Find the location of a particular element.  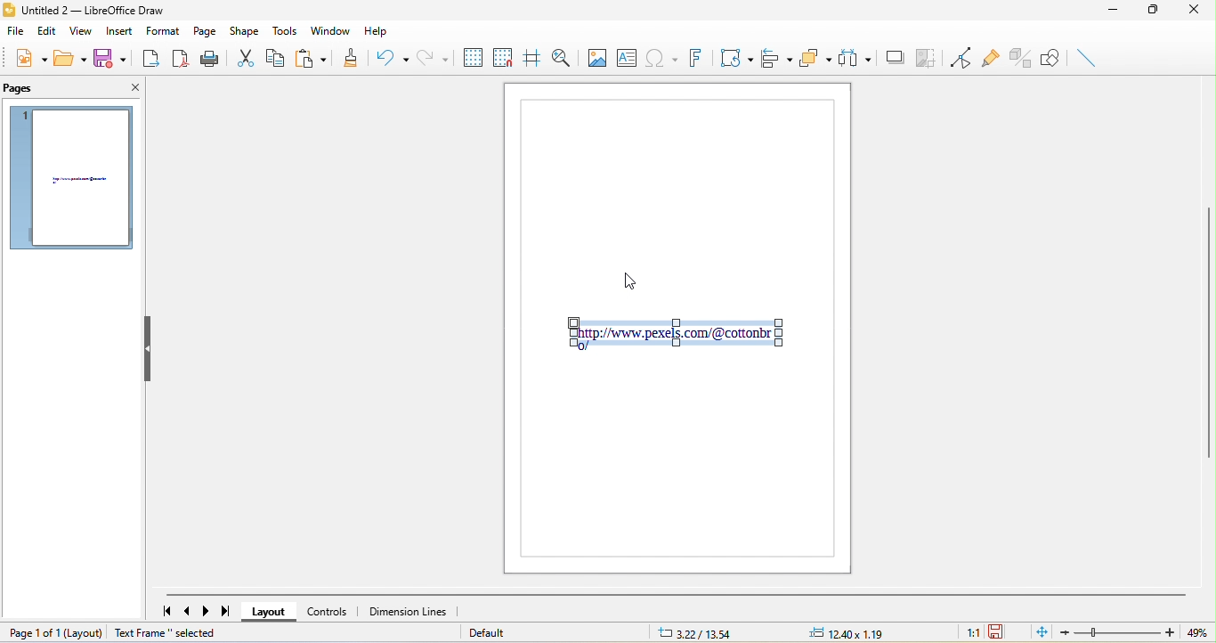

paste is located at coordinates (316, 58).